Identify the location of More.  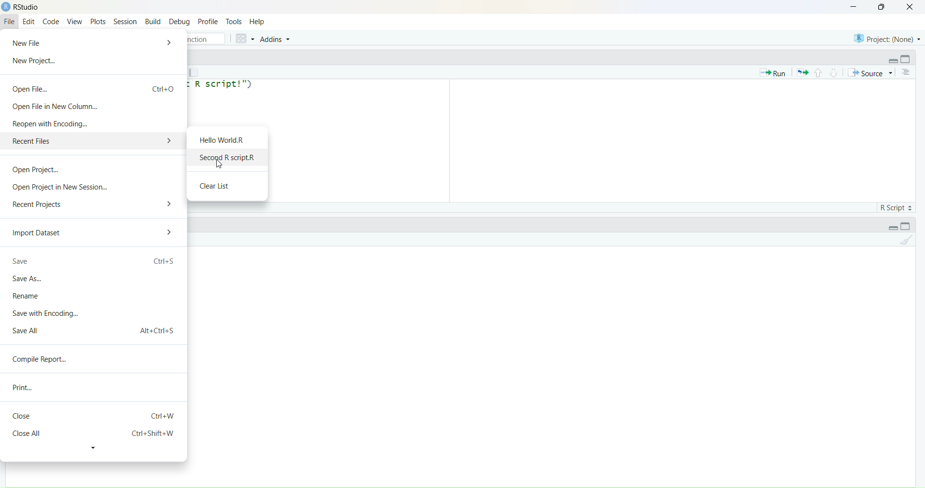
(170, 203).